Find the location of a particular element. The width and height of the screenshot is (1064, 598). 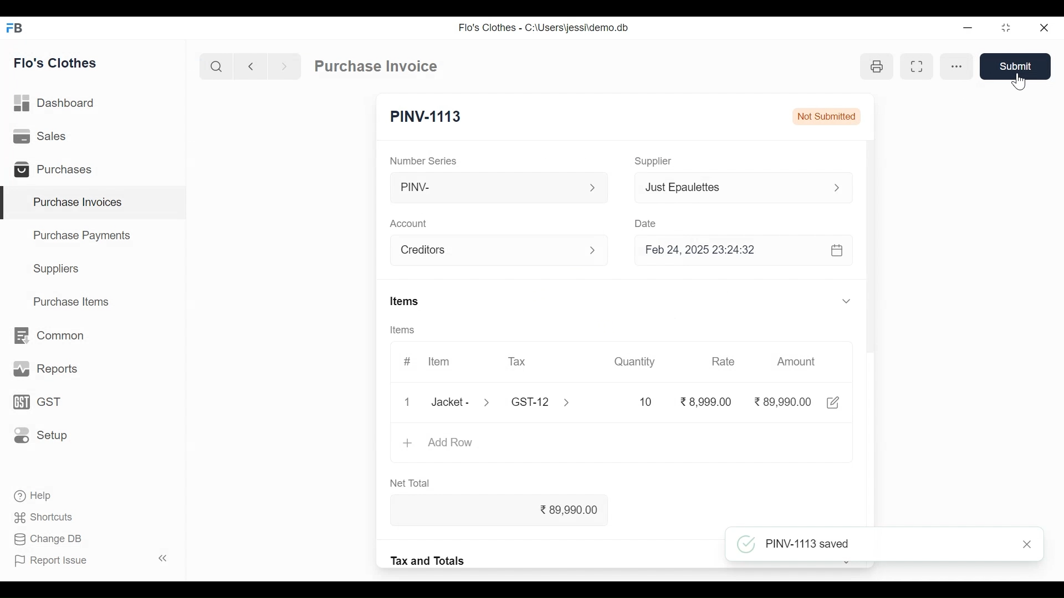

Toggle between form and full width is located at coordinates (915, 66).